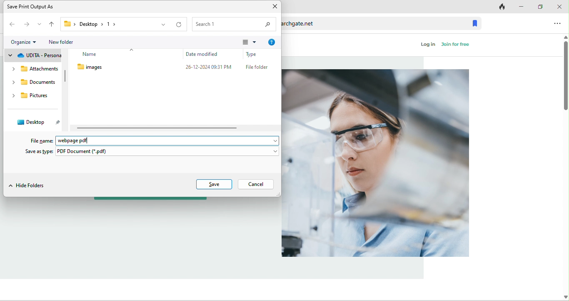 The width and height of the screenshot is (569, 301). What do you see at coordinates (67, 42) in the screenshot?
I see `new folder` at bounding box center [67, 42].